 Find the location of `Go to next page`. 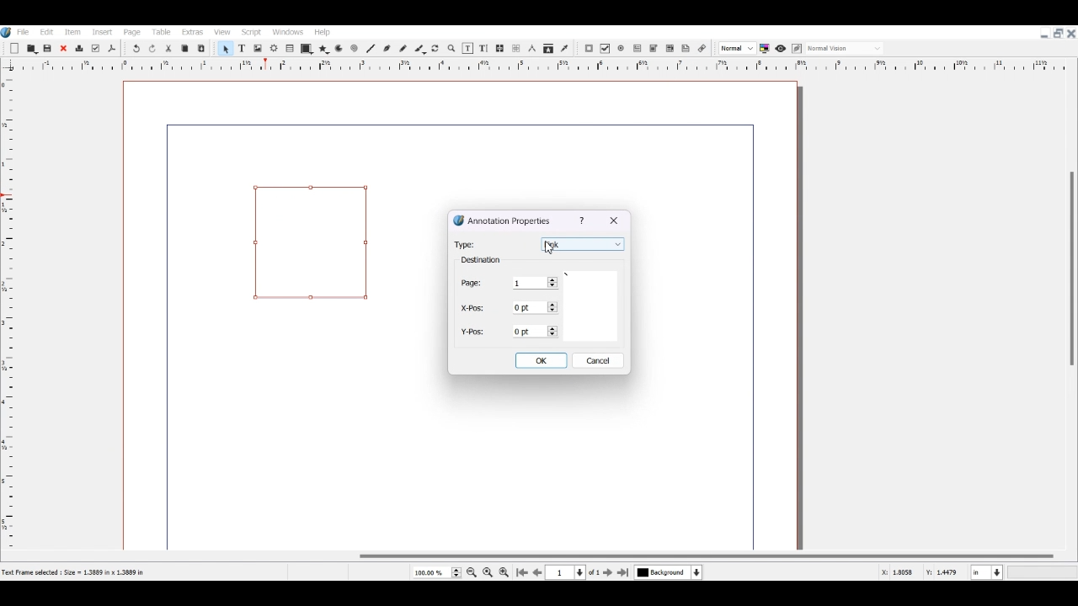

Go to next page is located at coordinates (609, 572).